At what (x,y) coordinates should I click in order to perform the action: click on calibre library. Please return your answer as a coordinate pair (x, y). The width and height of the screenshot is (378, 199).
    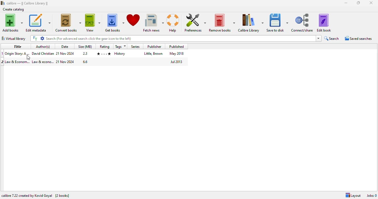
    Looking at the image, I should click on (251, 23).